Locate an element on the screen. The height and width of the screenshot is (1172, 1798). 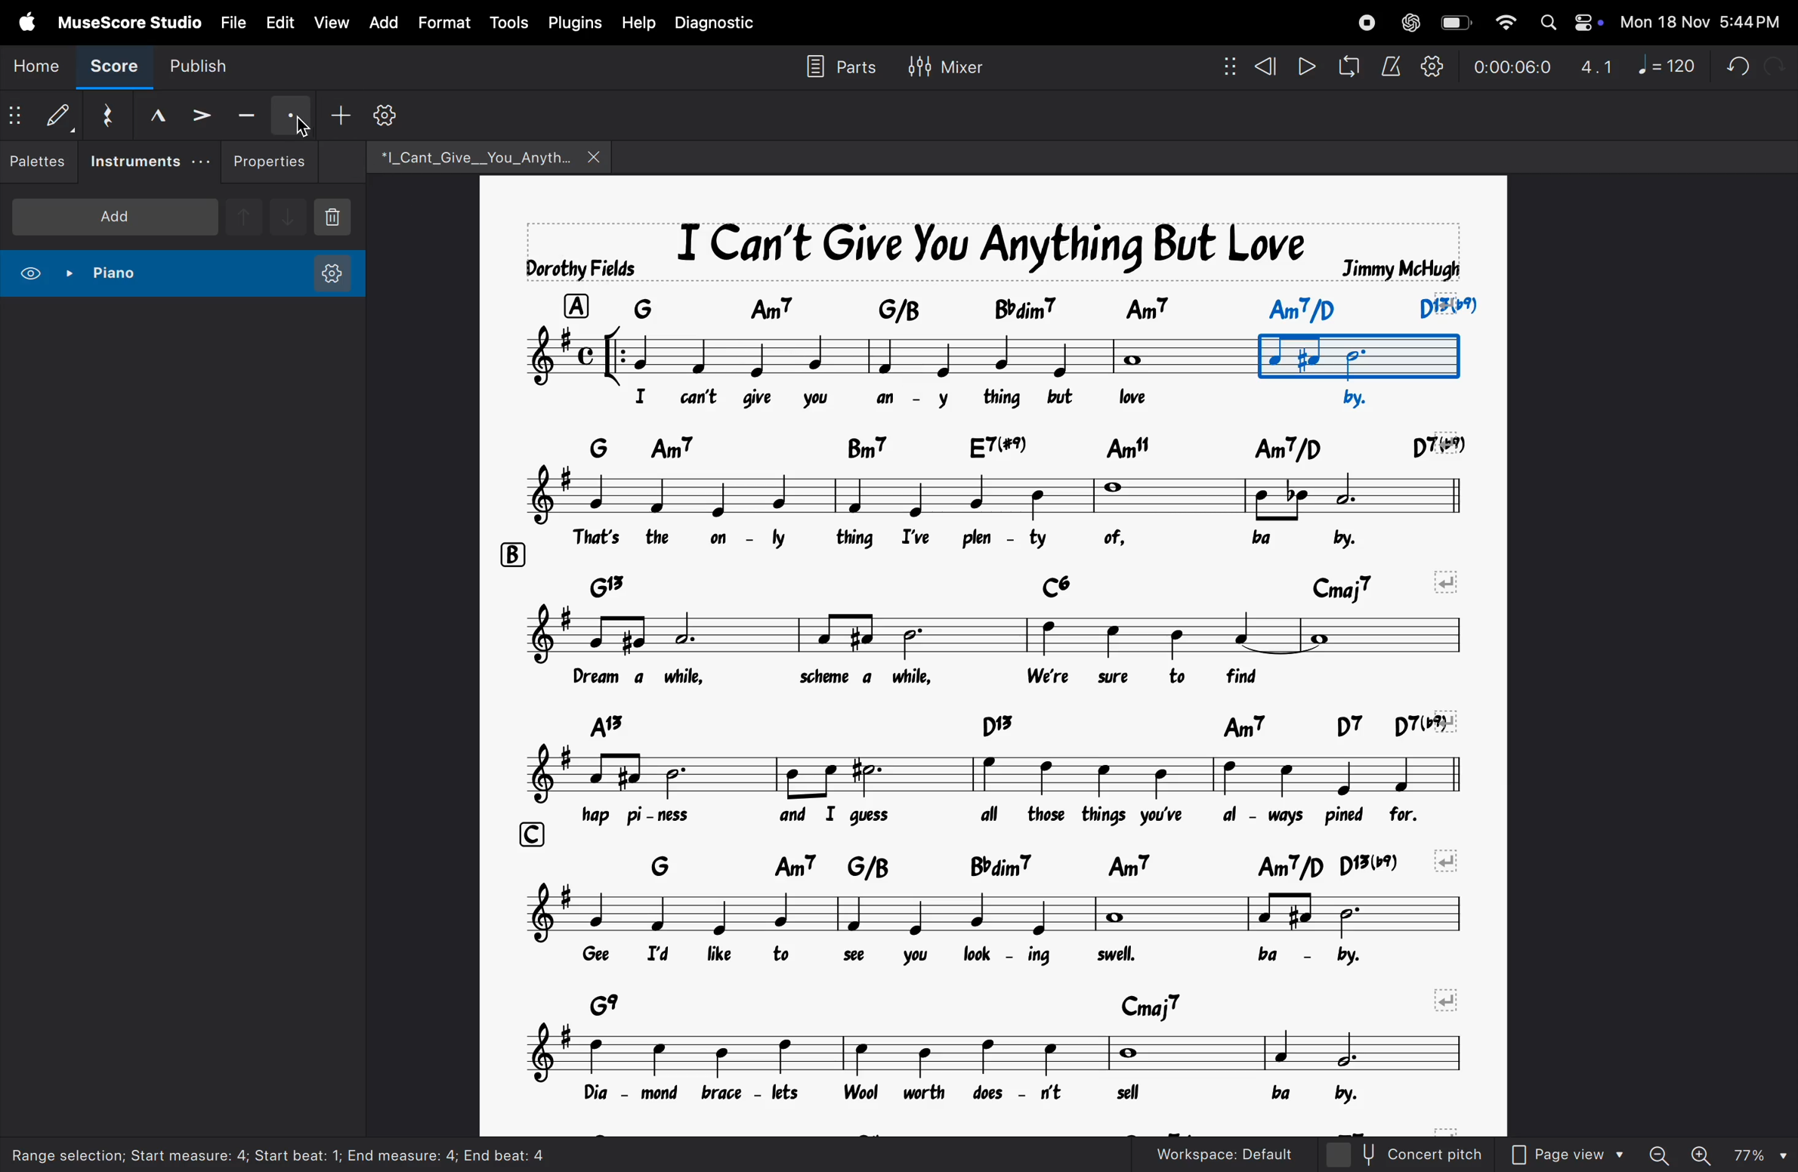
notes is located at coordinates (999, 634).